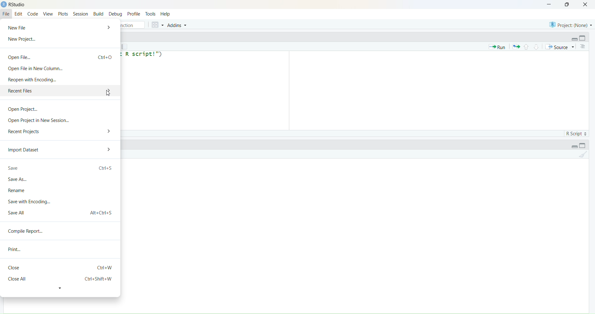 The width and height of the screenshot is (595, 314). I want to click on Session, so click(80, 13).